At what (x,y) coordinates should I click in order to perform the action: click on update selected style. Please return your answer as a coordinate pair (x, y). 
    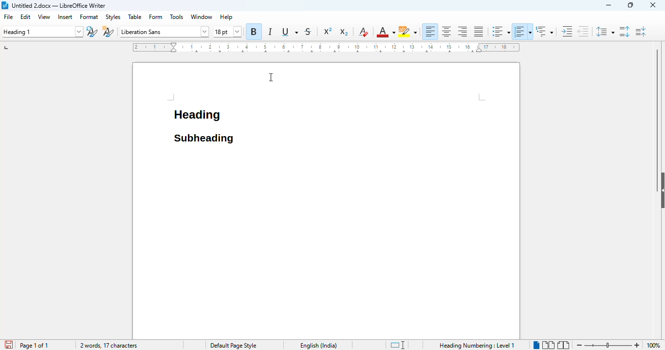
    Looking at the image, I should click on (92, 32).